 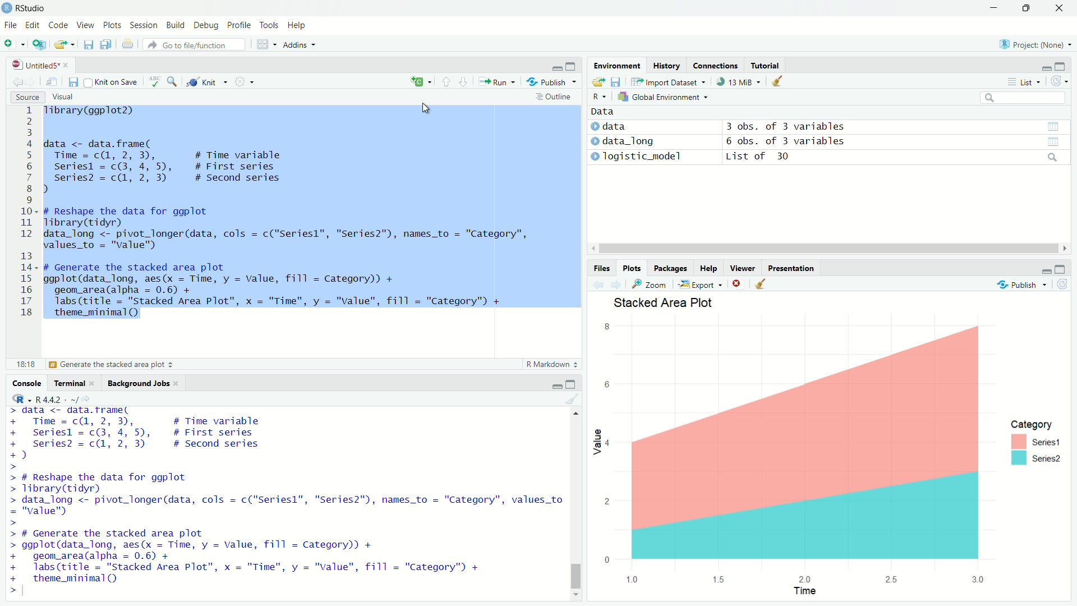 What do you see at coordinates (269, 25) in the screenshot?
I see `Tools` at bounding box center [269, 25].